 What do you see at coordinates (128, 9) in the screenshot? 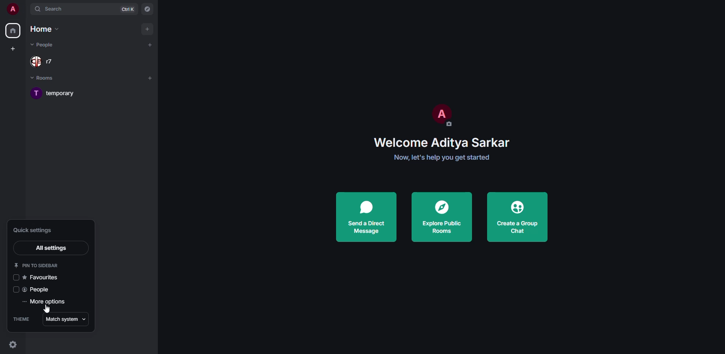
I see `ctrl K` at bounding box center [128, 9].